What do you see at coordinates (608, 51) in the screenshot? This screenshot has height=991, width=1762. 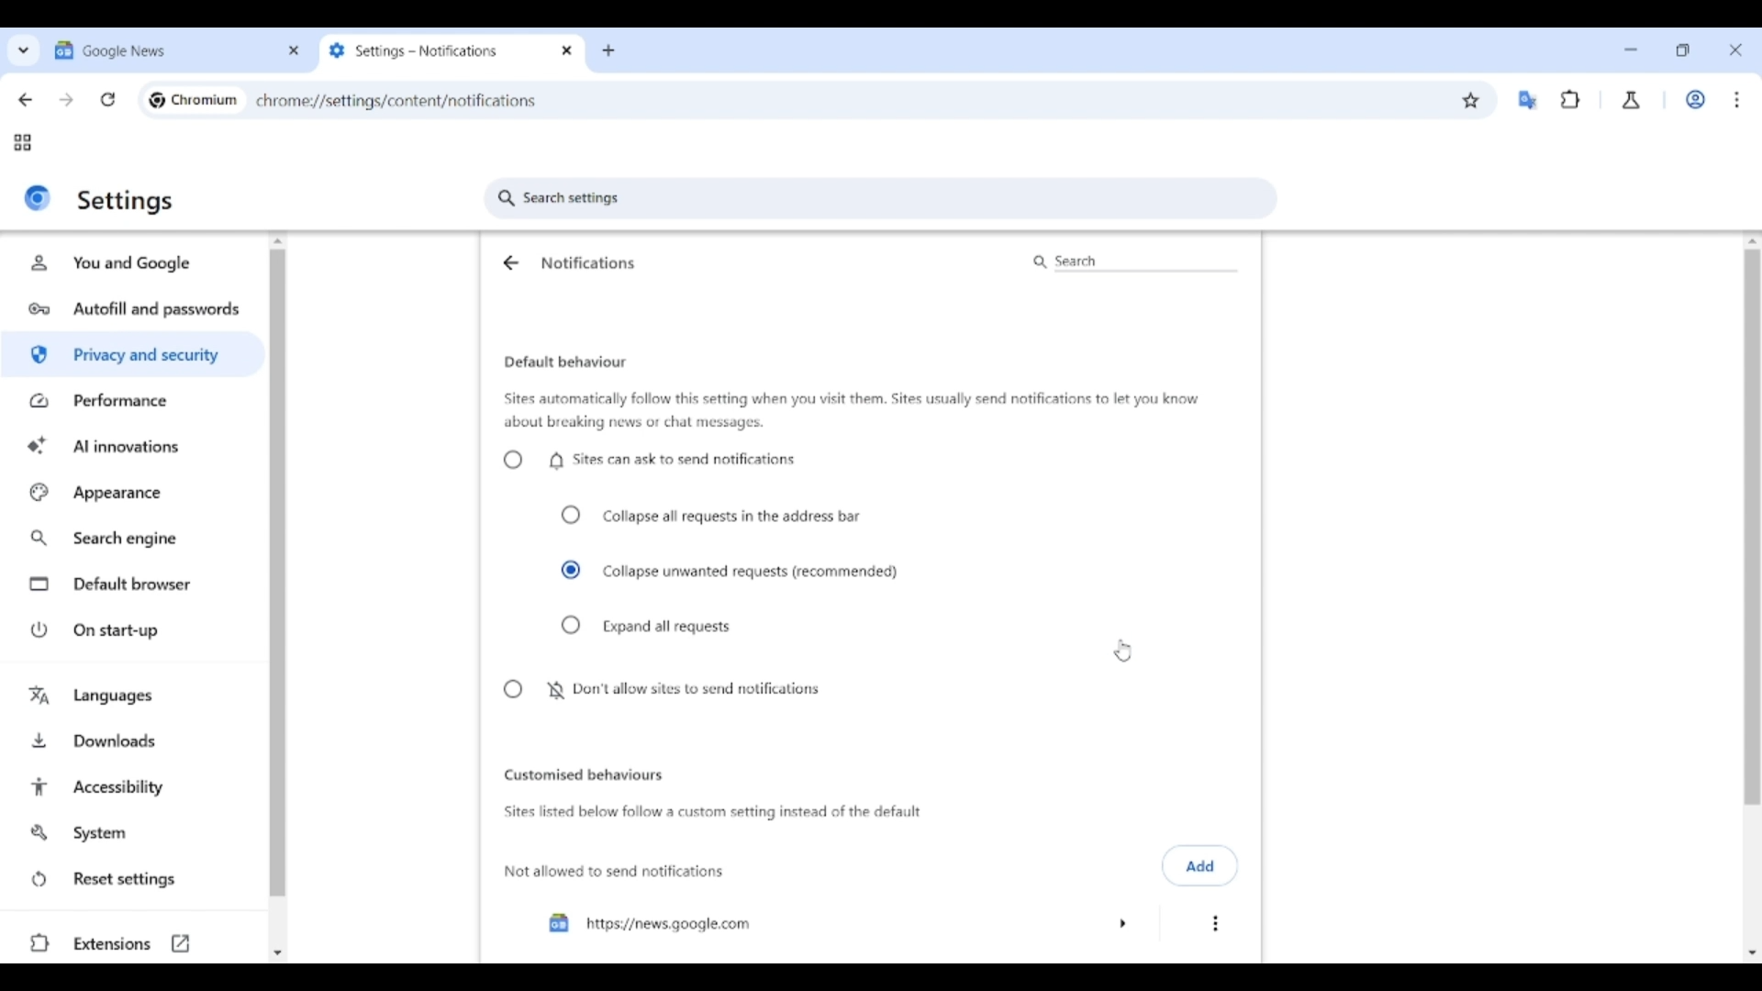 I see `Add new tab` at bounding box center [608, 51].